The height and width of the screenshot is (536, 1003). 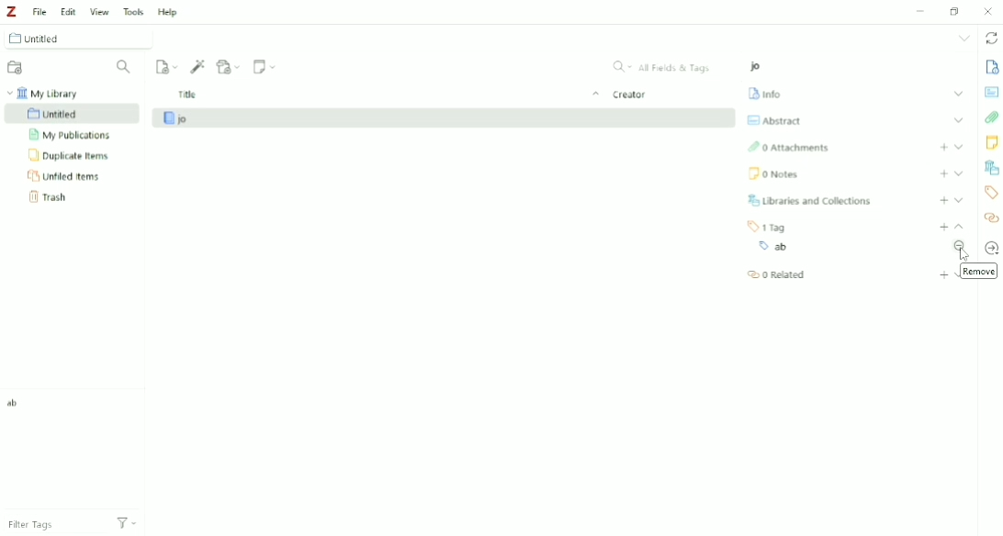 What do you see at coordinates (959, 173) in the screenshot?
I see `Expand section` at bounding box center [959, 173].